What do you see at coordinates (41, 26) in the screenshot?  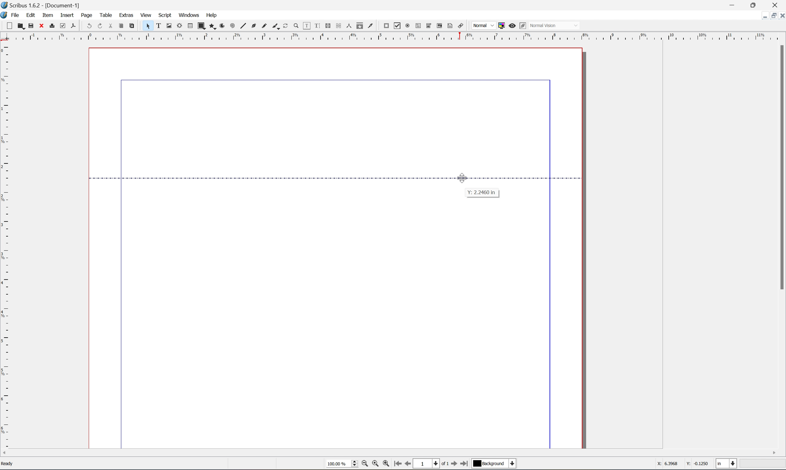 I see `close` at bounding box center [41, 26].